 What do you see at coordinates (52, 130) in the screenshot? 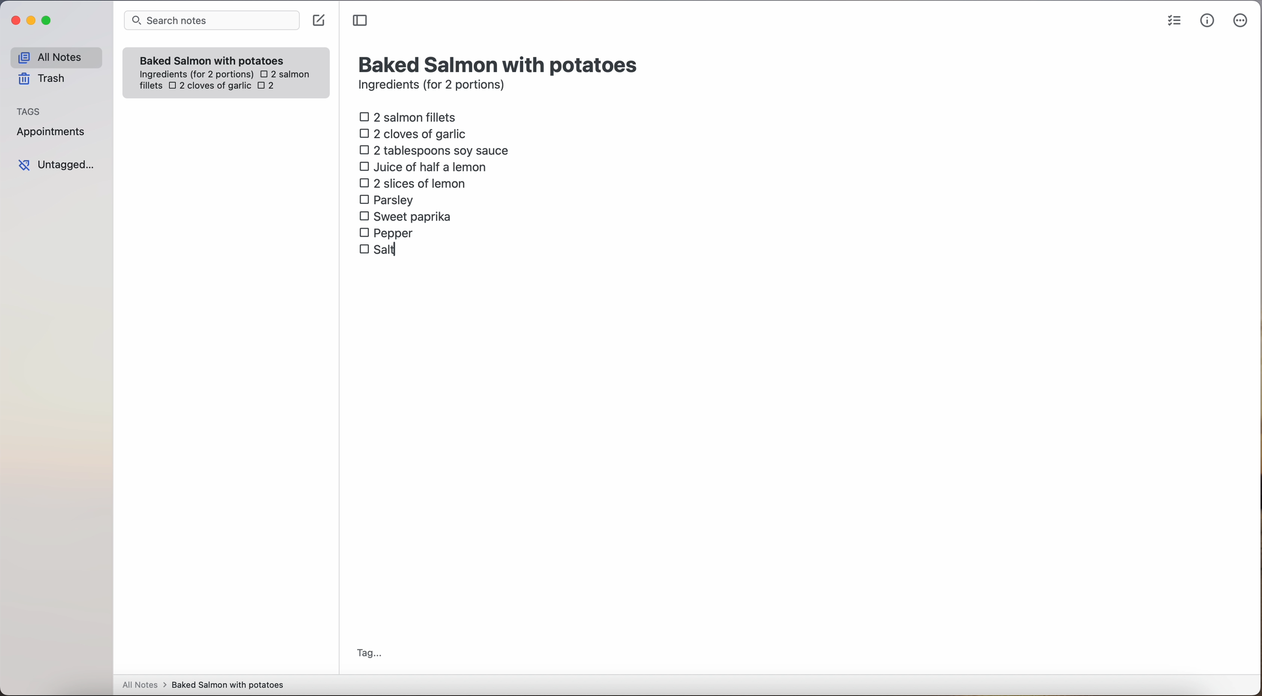
I see `appointments tag` at bounding box center [52, 130].